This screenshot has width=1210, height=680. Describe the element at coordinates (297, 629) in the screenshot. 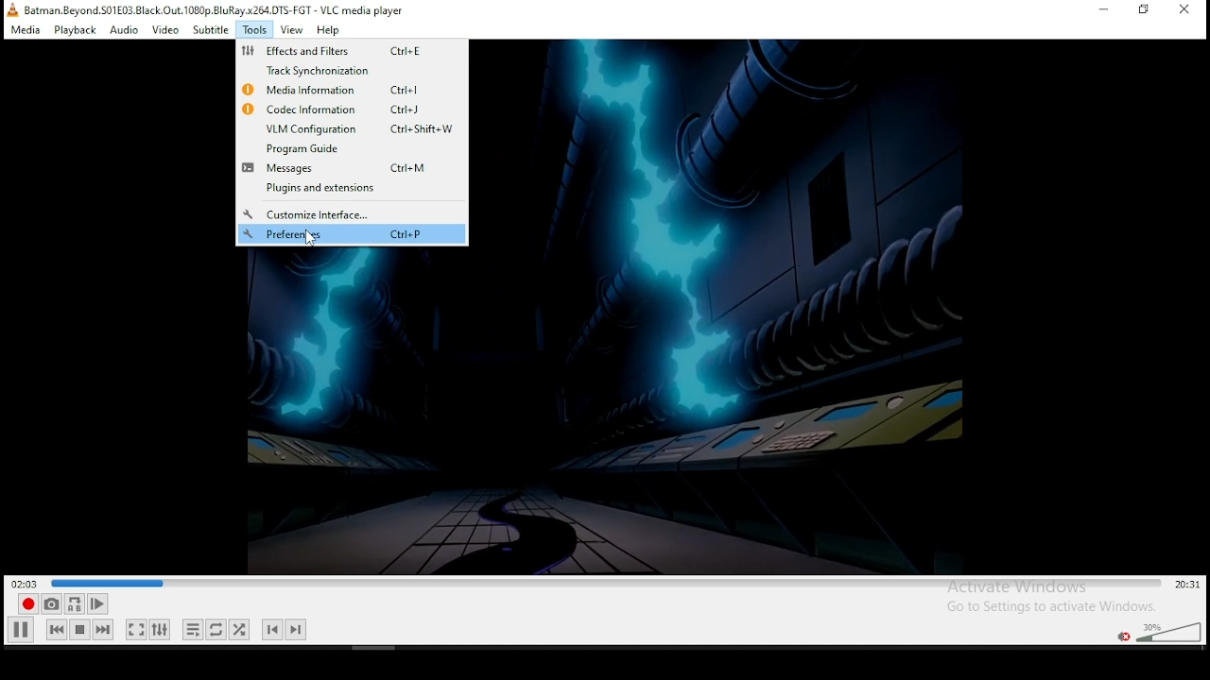

I see `next chapter` at that location.